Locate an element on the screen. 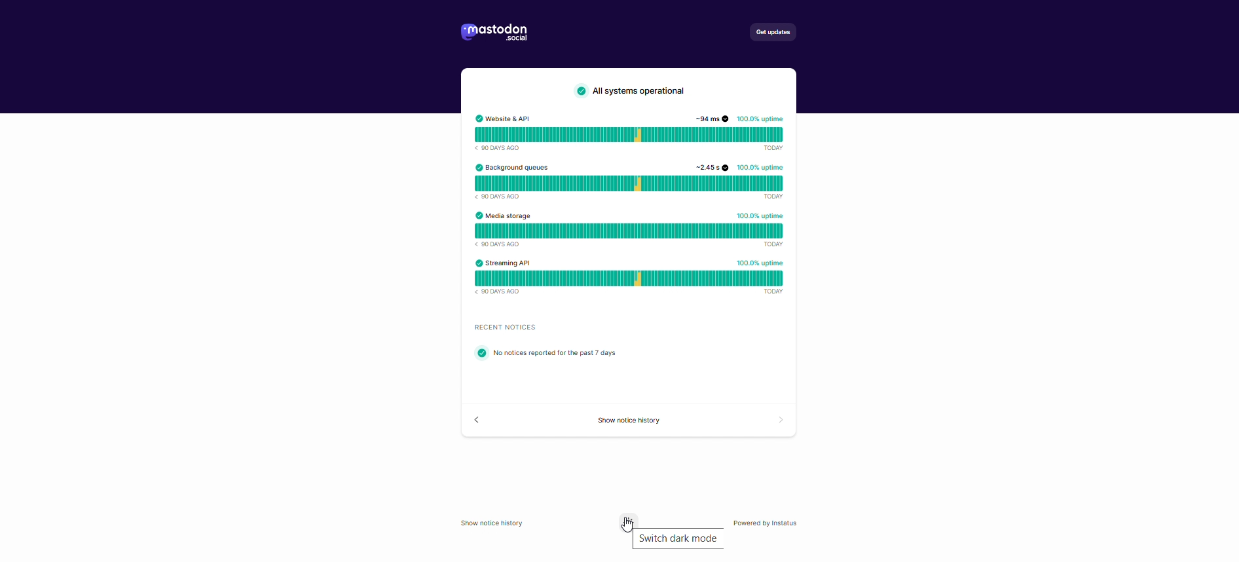 Image resolution: width=1239 pixels, height=562 pixels. text is located at coordinates (609, 352).